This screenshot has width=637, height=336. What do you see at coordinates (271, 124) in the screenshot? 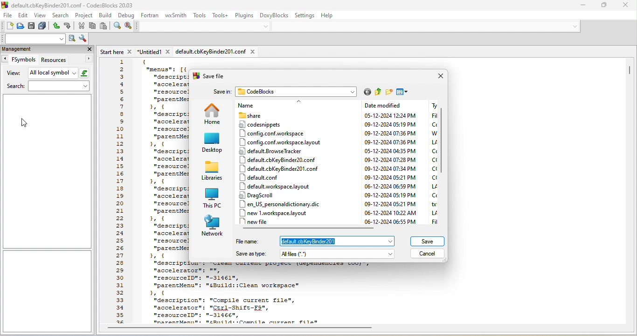
I see `codesnippets` at bounding box center [271, 124].